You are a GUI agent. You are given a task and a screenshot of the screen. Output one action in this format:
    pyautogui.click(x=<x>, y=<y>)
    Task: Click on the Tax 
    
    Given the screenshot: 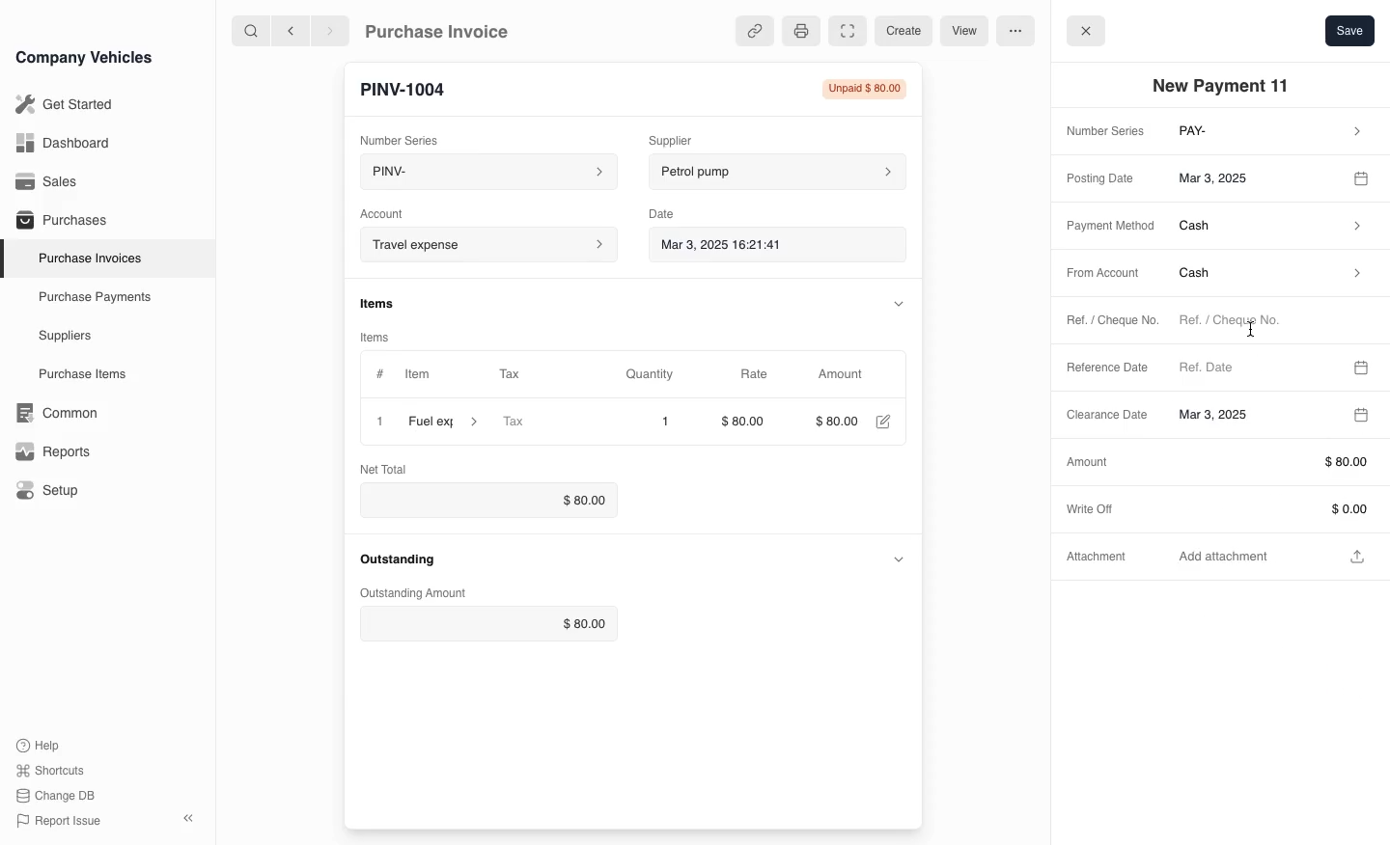 What is the action you would take?
    pyautogui.click(x=545, y=422)
    